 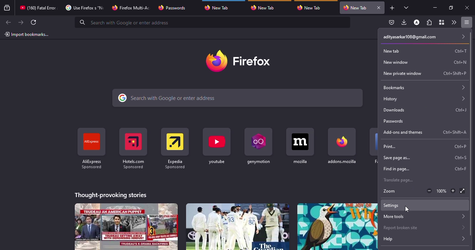 What do you see at coordinates (429, 23) in the screenshot?
I see `extensions` at bounding box center [429, 23].